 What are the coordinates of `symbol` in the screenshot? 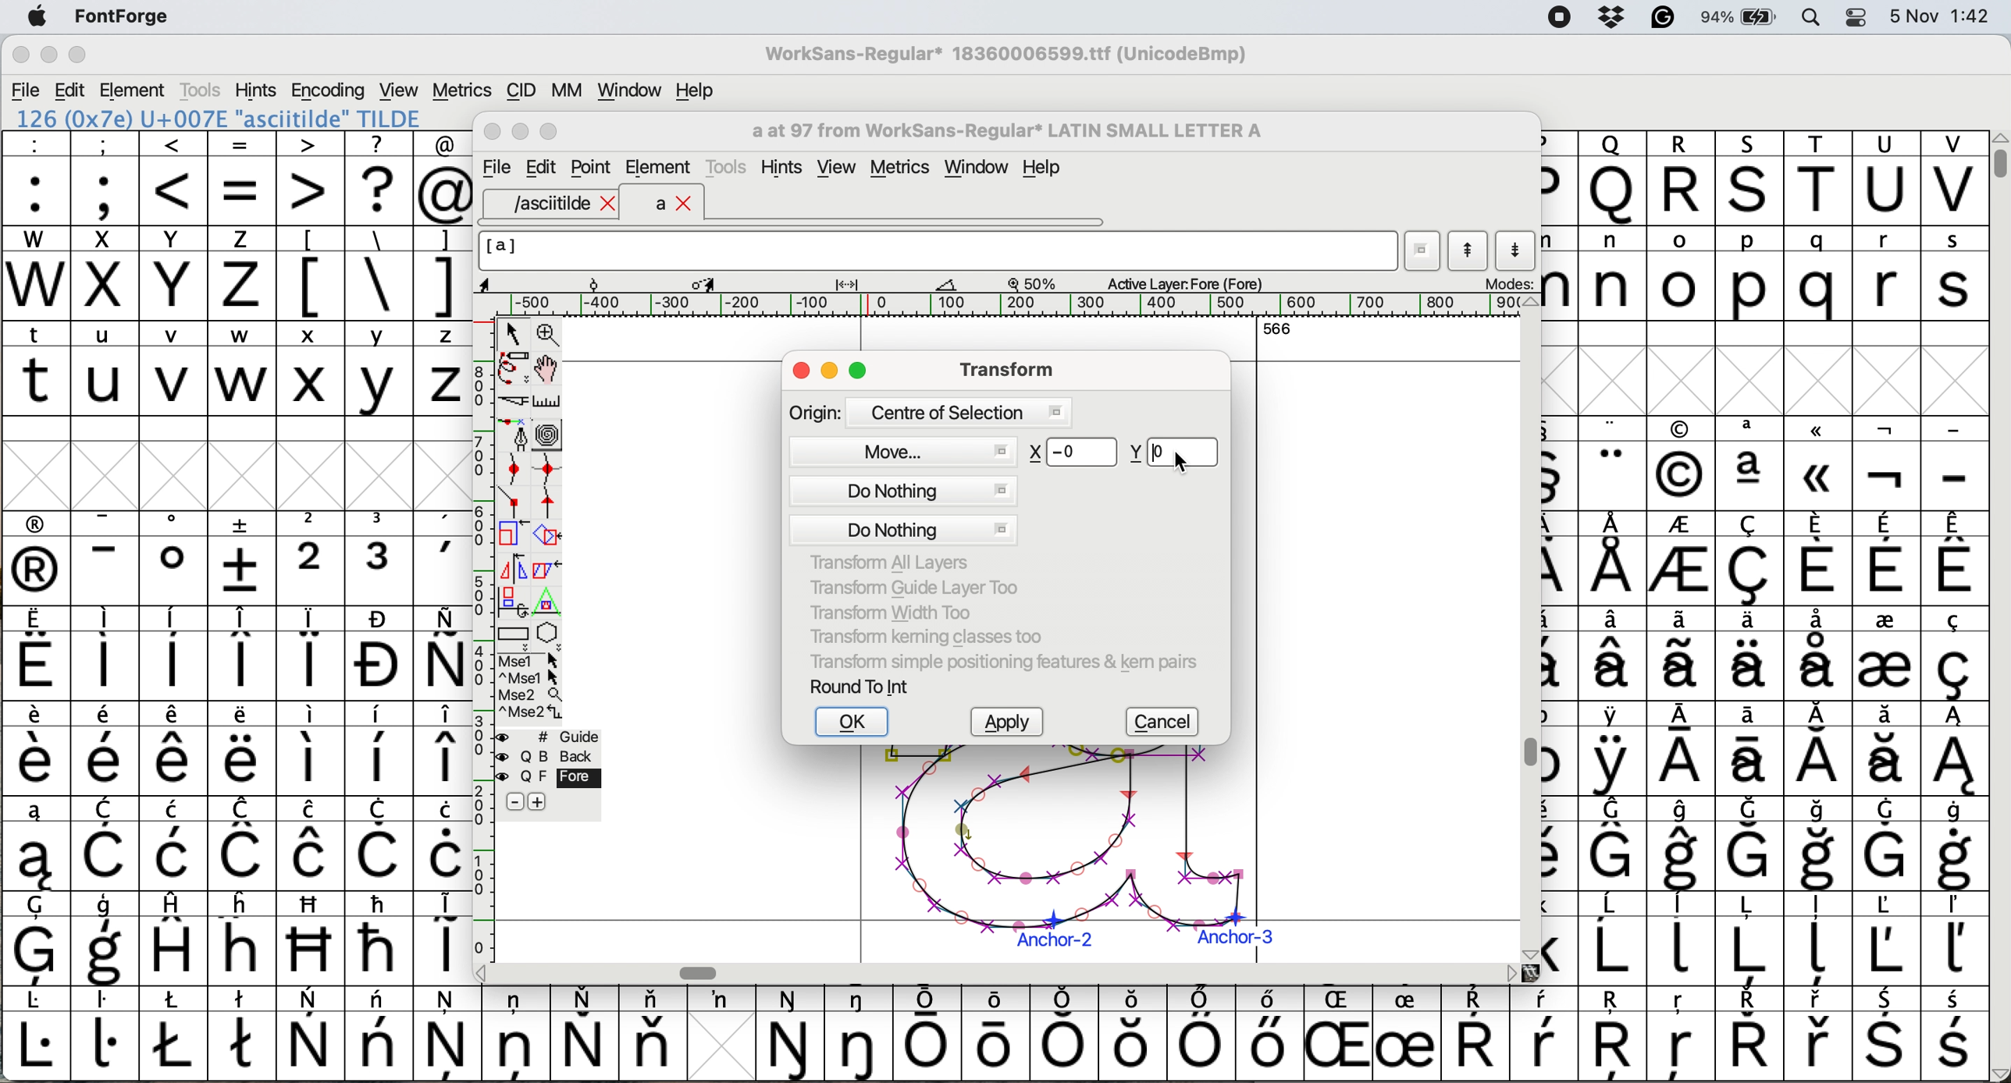 It's located at (36, 1035).